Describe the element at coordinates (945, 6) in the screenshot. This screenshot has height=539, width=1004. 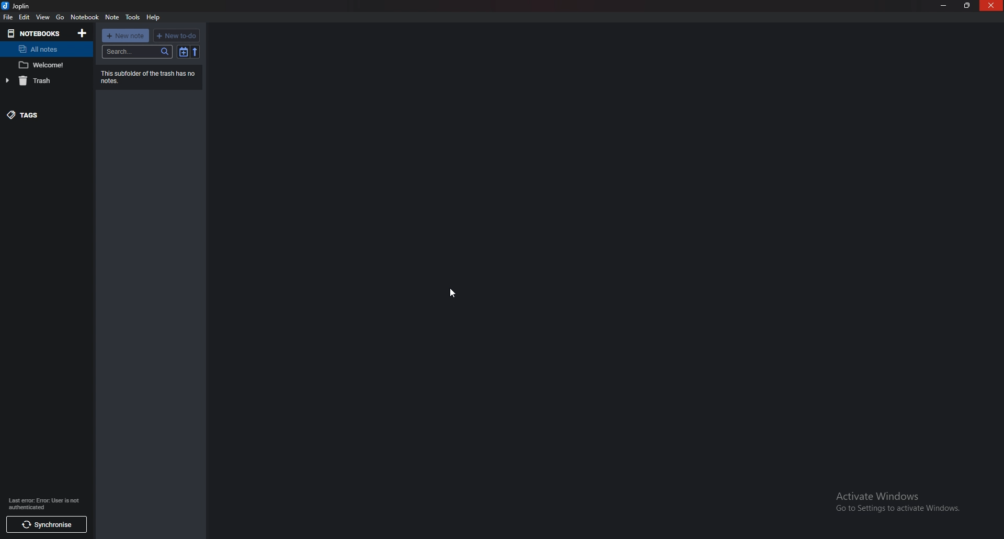
I see `minimize` at that location.